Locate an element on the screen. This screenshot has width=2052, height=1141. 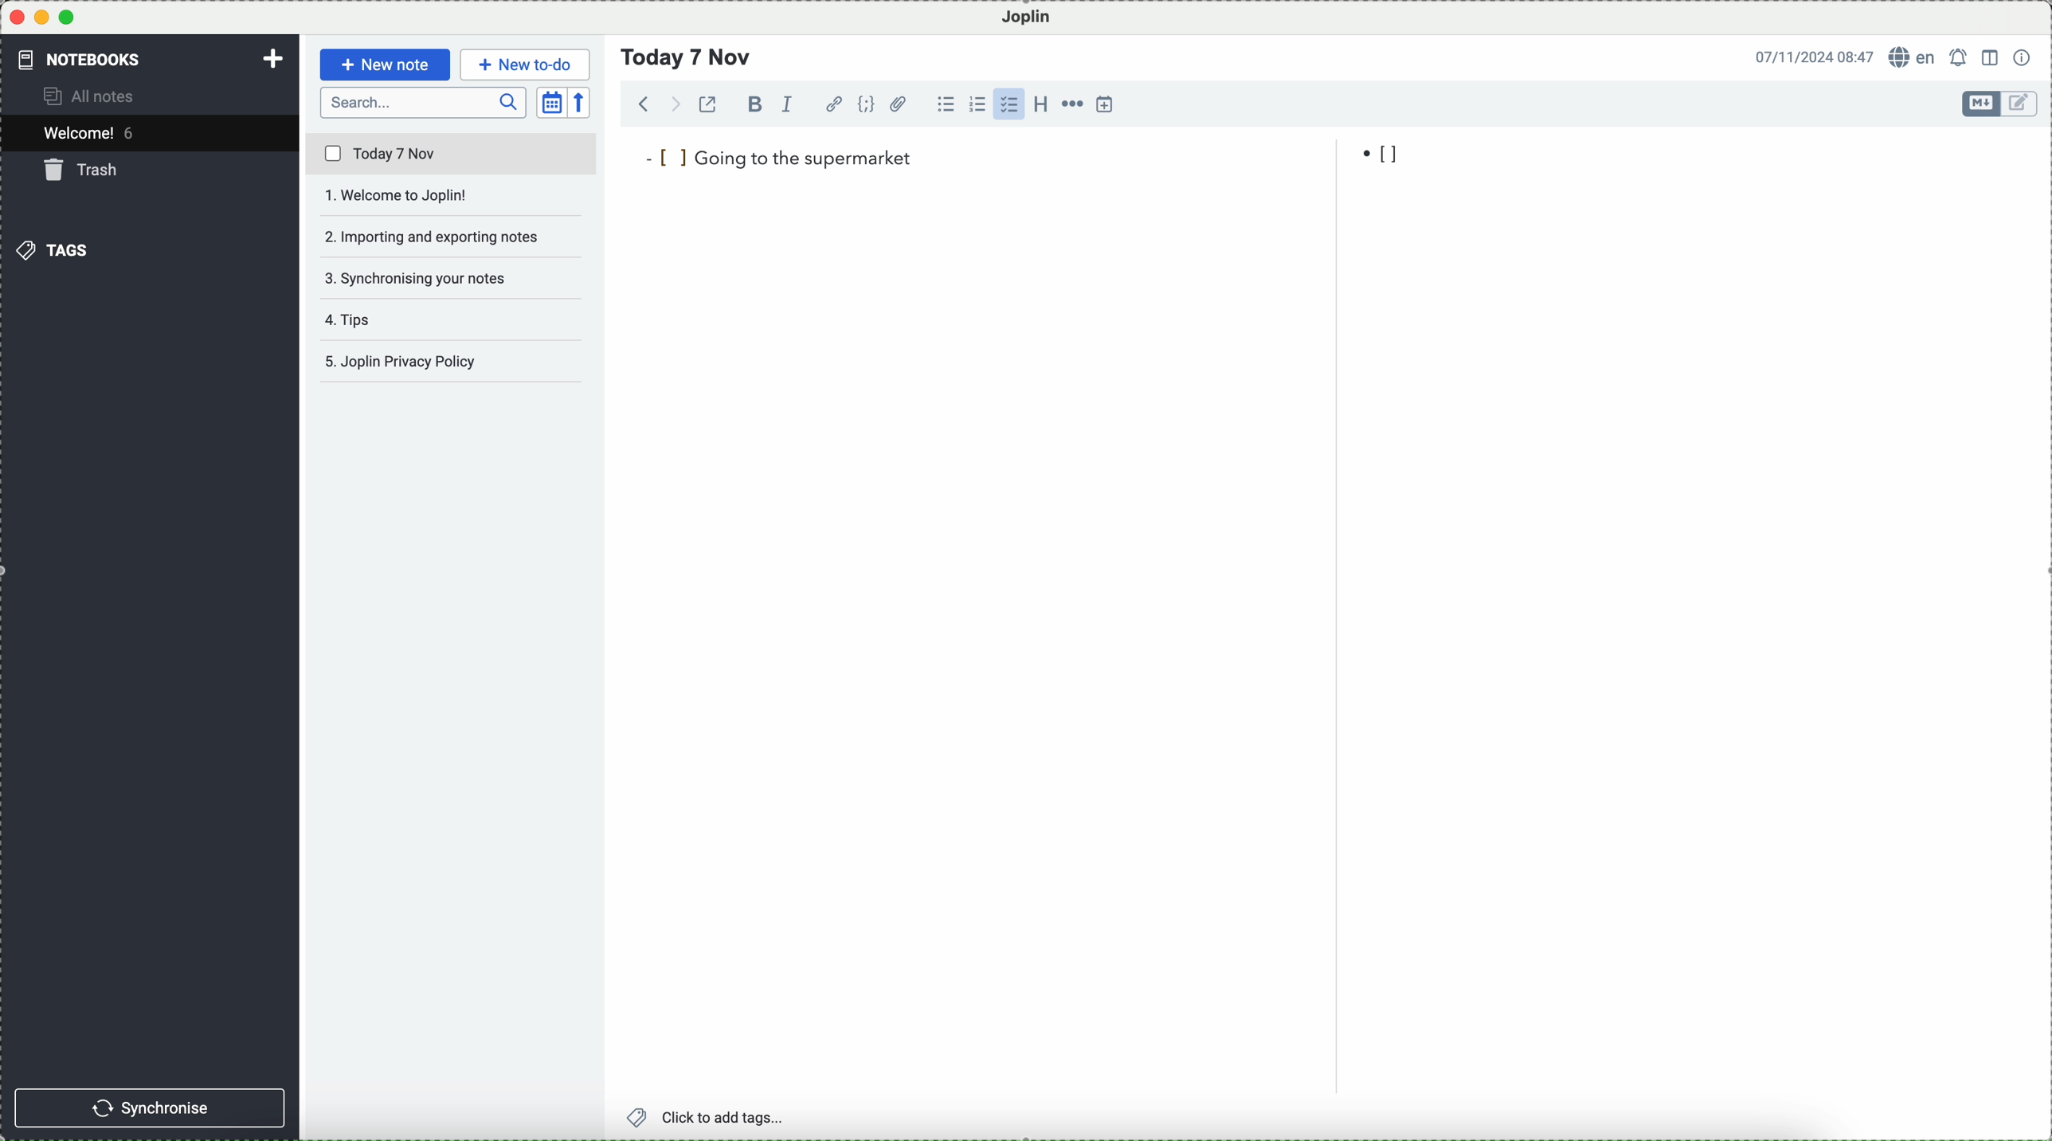
language is located at coordinates (1913, 56).